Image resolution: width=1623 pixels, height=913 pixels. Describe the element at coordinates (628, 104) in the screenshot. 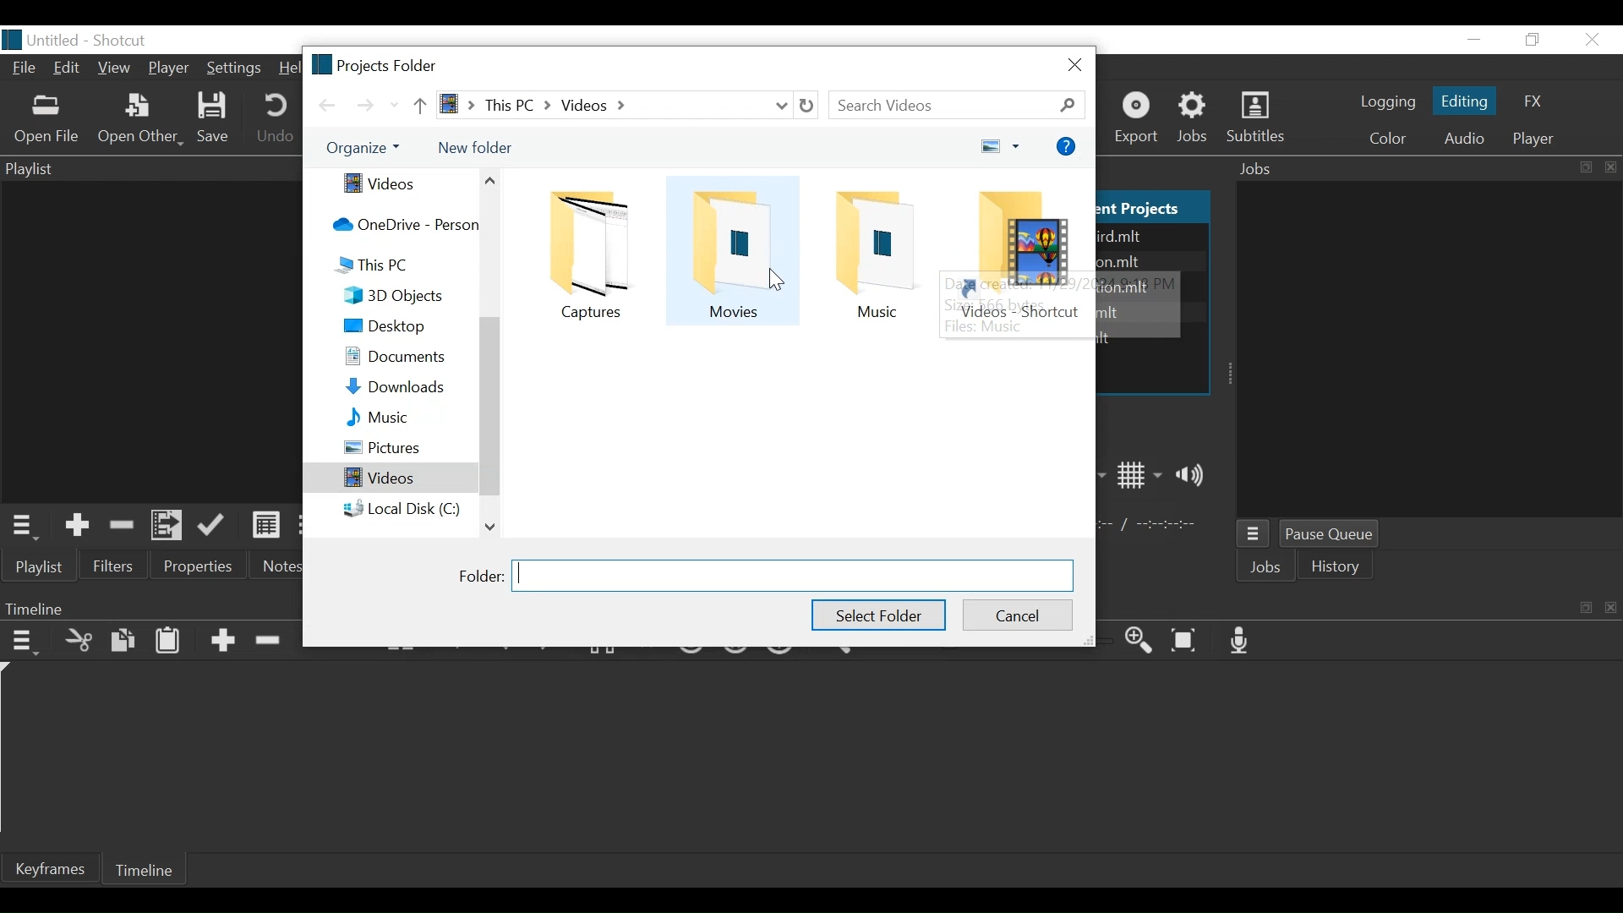

I see `File path` at that location.